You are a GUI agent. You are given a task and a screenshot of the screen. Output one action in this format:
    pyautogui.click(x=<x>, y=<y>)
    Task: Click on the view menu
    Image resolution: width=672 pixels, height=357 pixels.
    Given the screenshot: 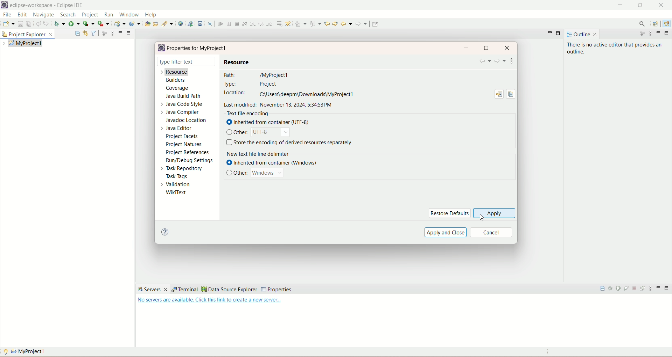 What is the action you would take?
    pyautogui.click(x=650, y=33)
    